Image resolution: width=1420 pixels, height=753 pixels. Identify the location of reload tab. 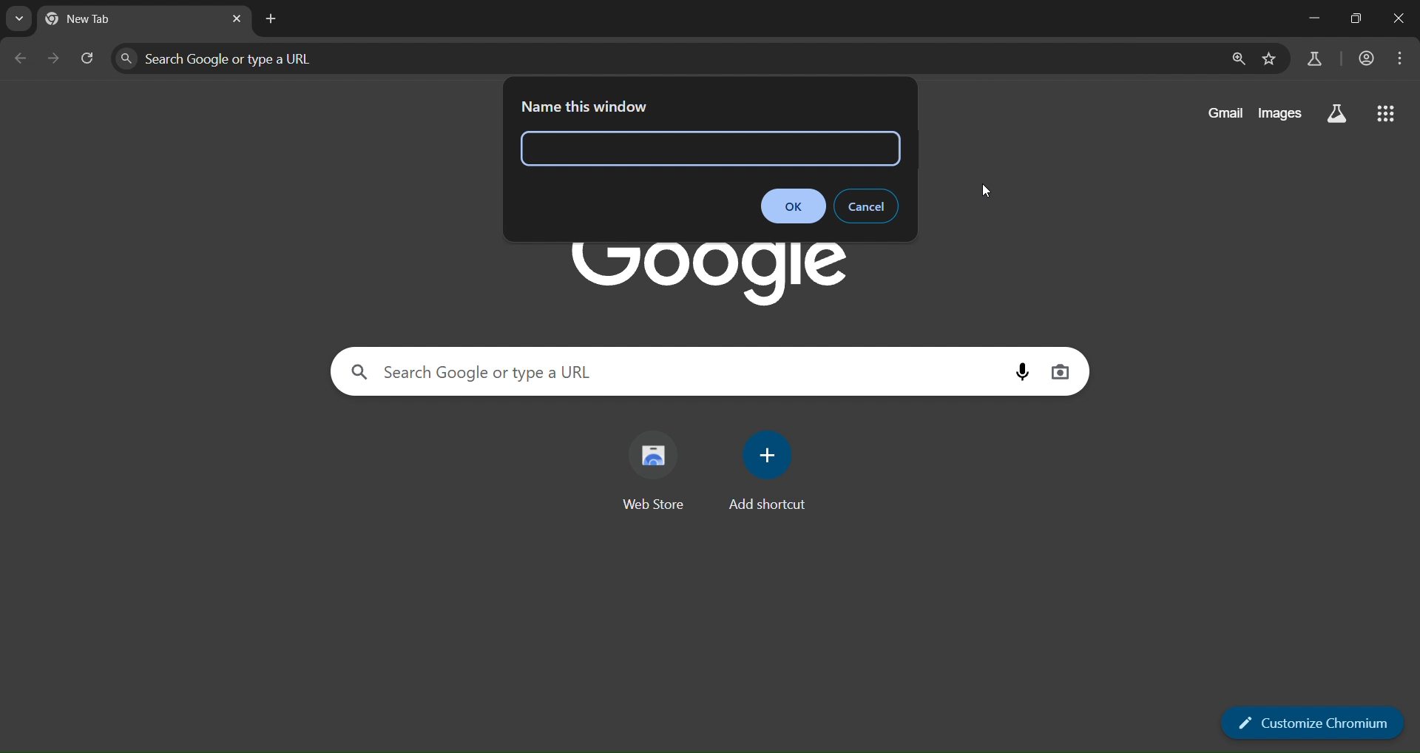
(89, 58).